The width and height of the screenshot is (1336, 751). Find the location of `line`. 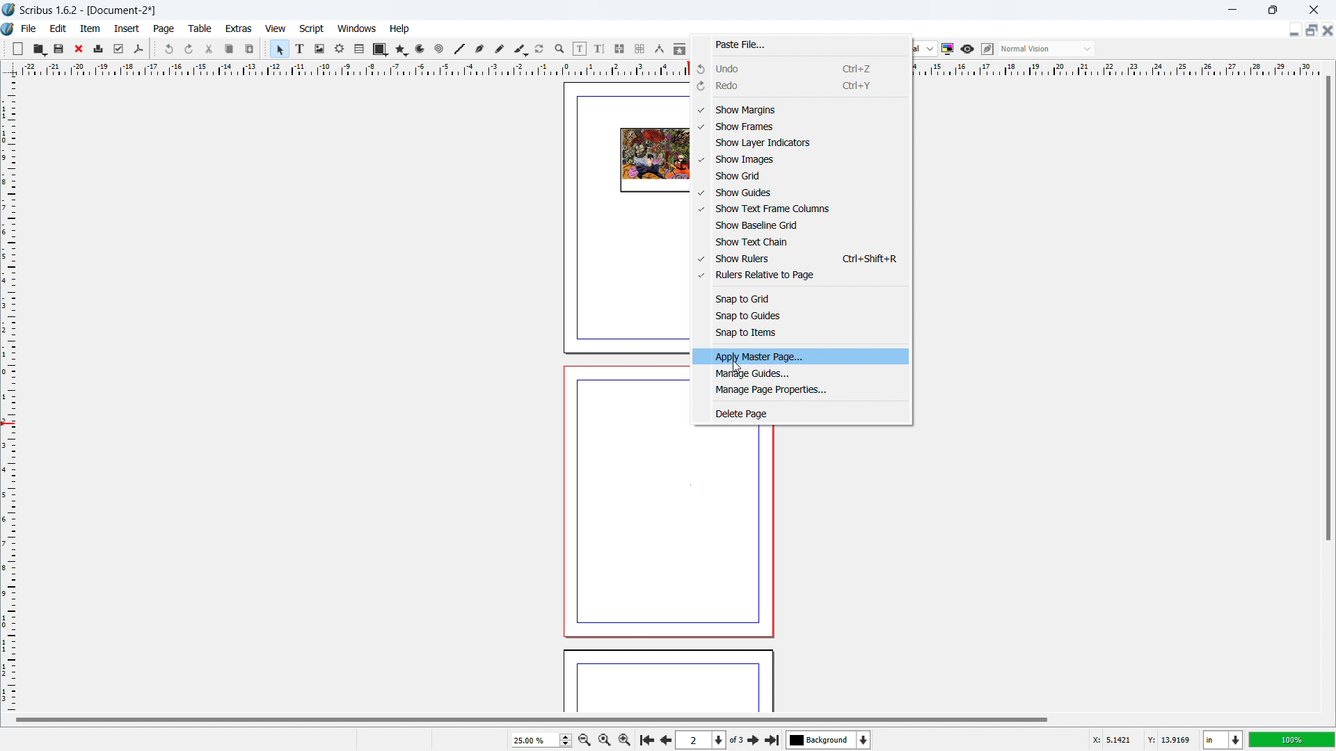

line is located at coordinates (459, 49).